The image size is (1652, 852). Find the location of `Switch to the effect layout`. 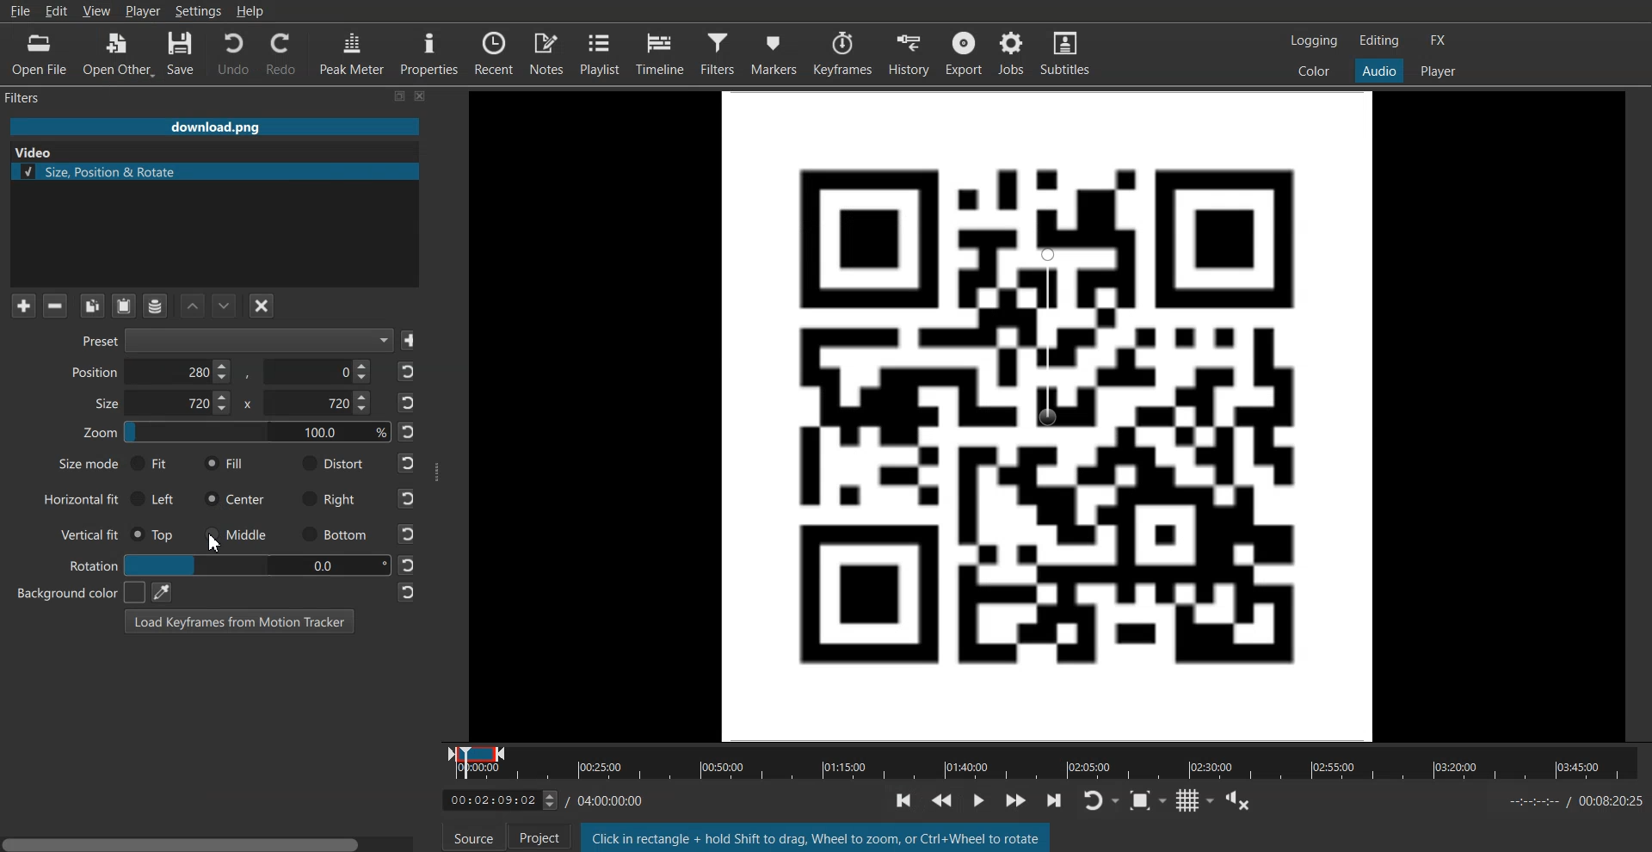

Switch to the effect layout is located at coordinates (1439, 40).